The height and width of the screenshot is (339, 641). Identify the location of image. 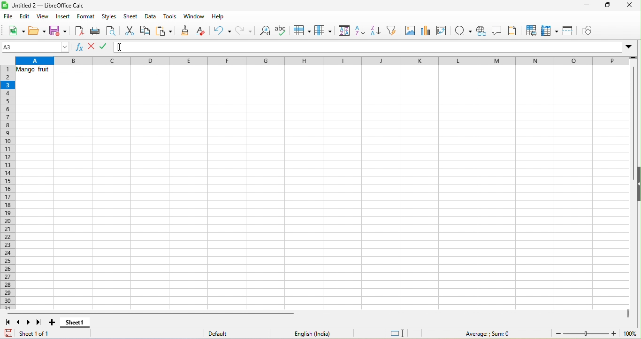
(410, 31).